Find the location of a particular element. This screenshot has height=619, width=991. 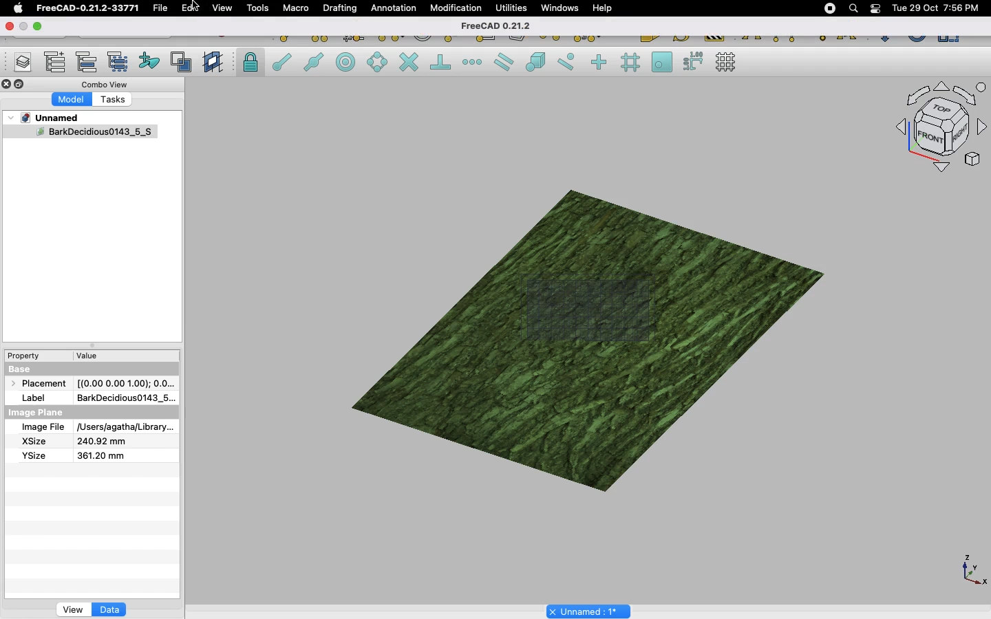

Snap ortho is located at coordinates (601, 63).